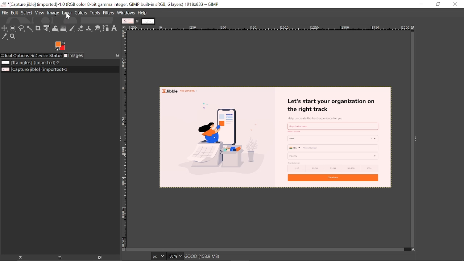 The image size is (464, 261). Describe the element at coordinates (5, 13) in the screenshot. I see `File` at that location.